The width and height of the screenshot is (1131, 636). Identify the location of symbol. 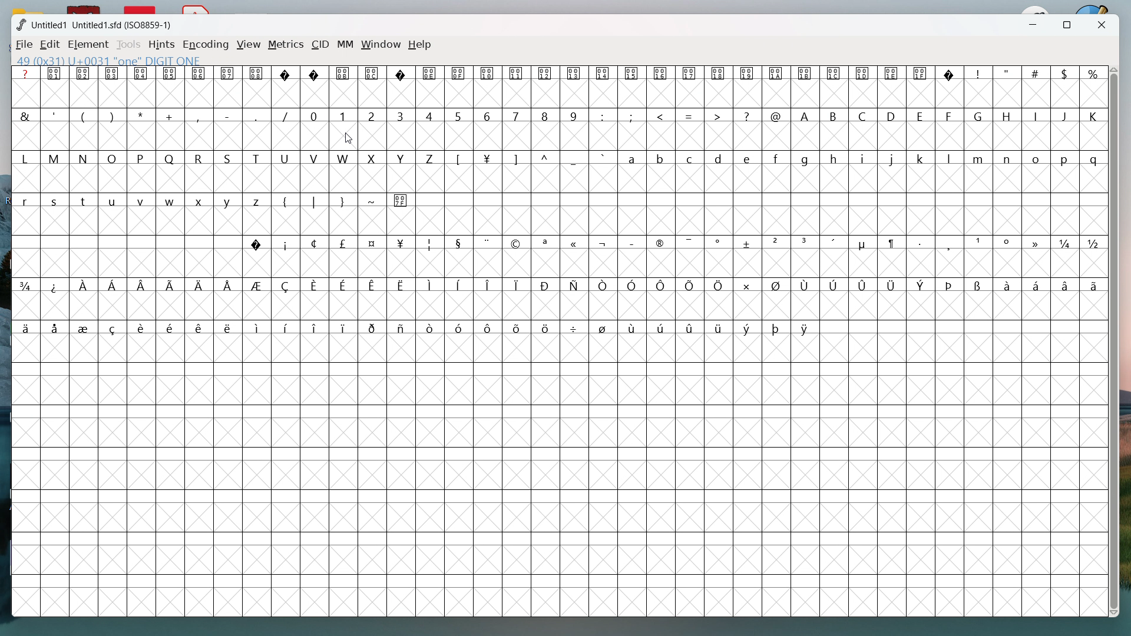
(633, 243).